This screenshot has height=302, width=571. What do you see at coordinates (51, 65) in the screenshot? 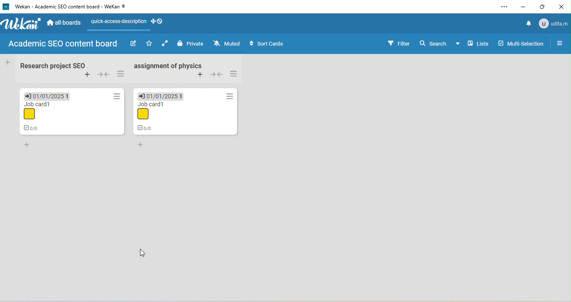
I see `research project seo` at bounding box center [51, 65].